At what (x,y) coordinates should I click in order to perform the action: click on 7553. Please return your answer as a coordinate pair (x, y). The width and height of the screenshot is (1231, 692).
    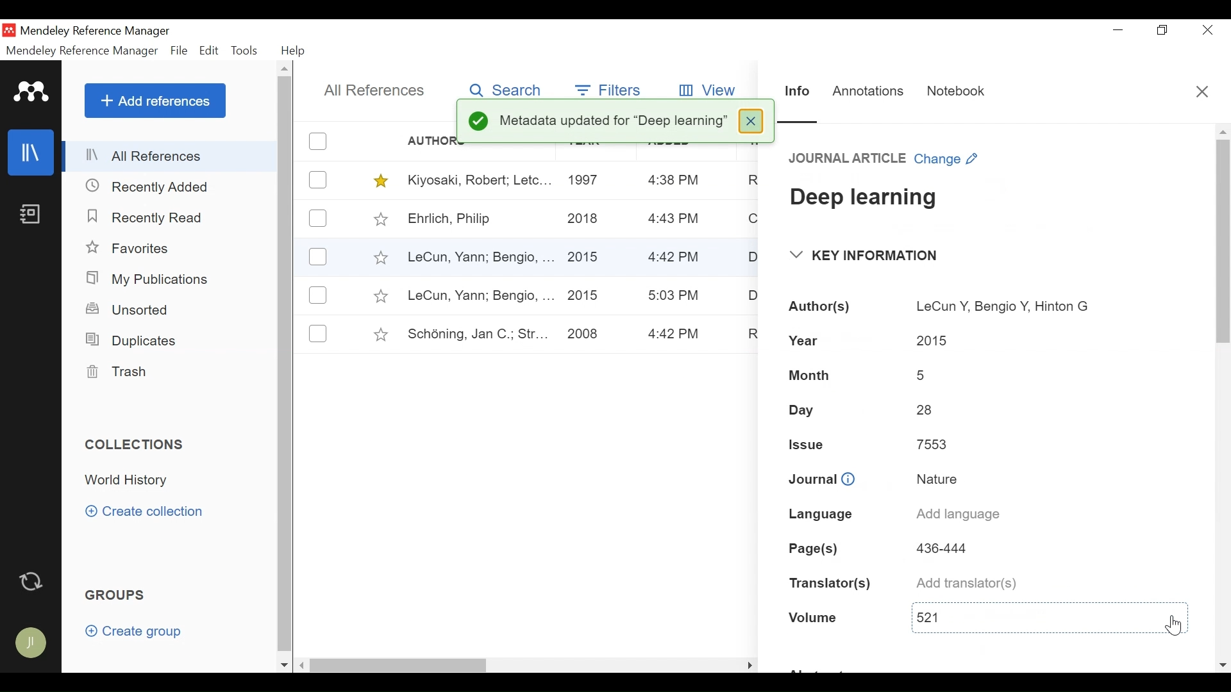
    Looking at the image, I should click on (932, 445).